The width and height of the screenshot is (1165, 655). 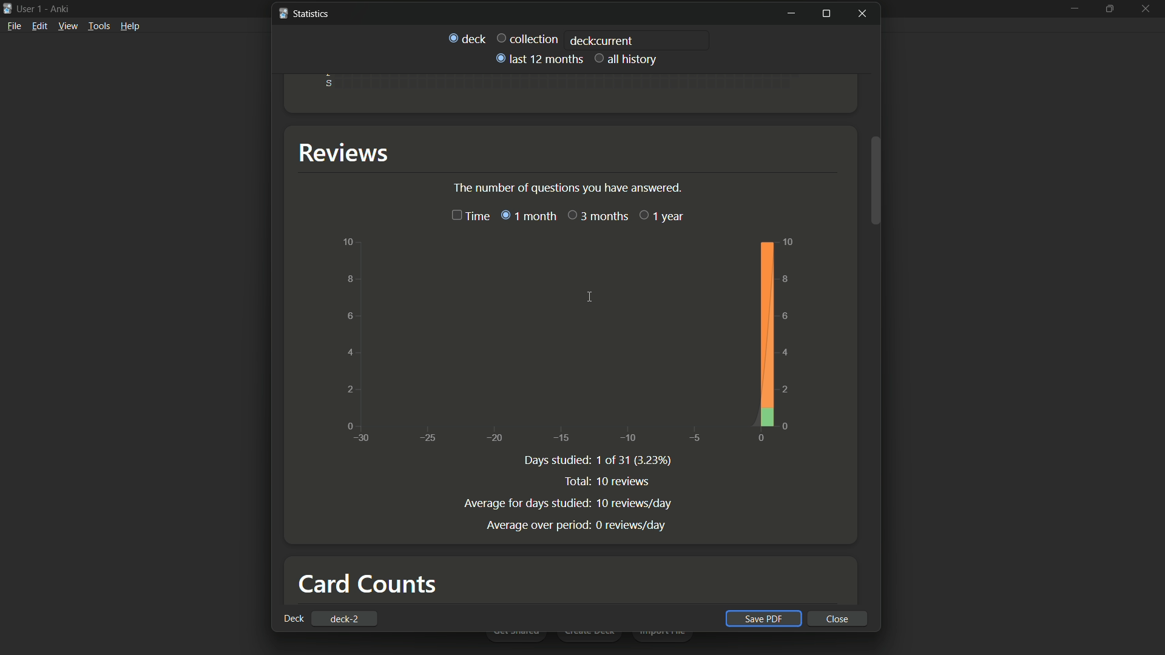 I want to click on Collection deck current, so click(x=528, y=38).